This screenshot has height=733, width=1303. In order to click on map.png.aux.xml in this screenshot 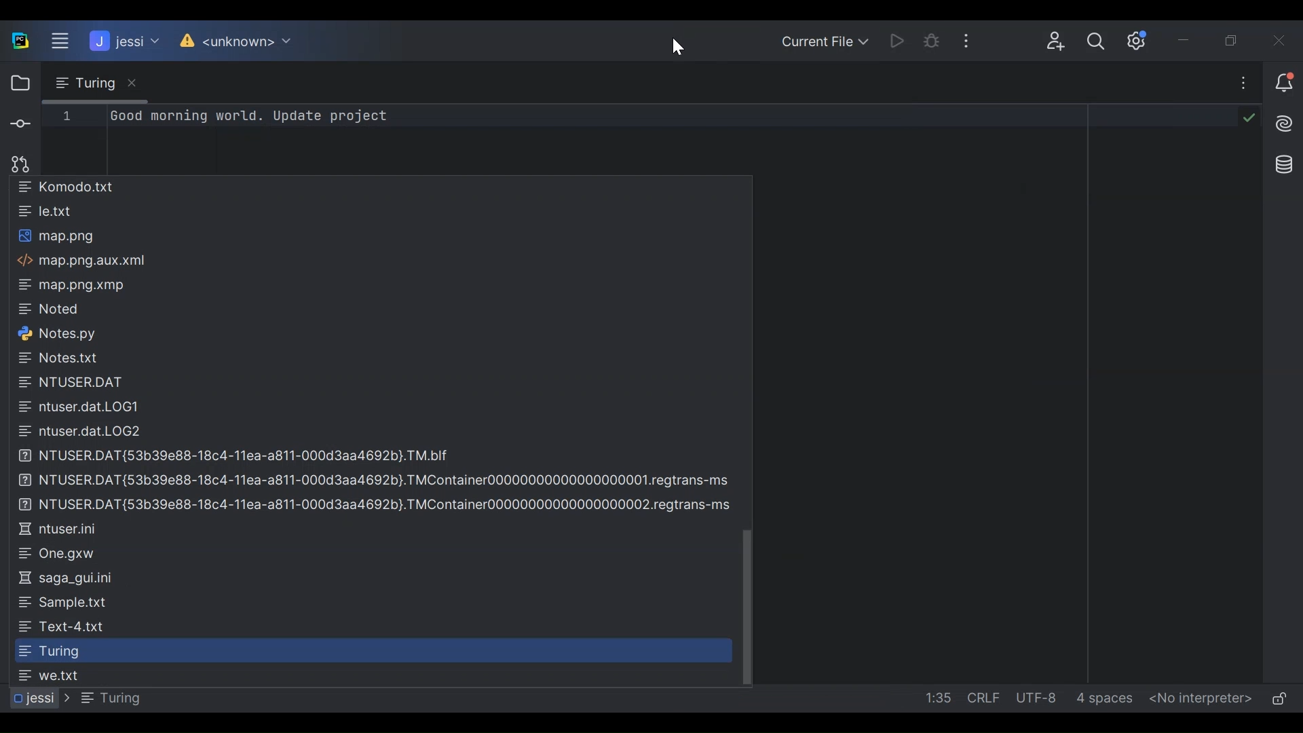, I will do `click(83, 262)`.